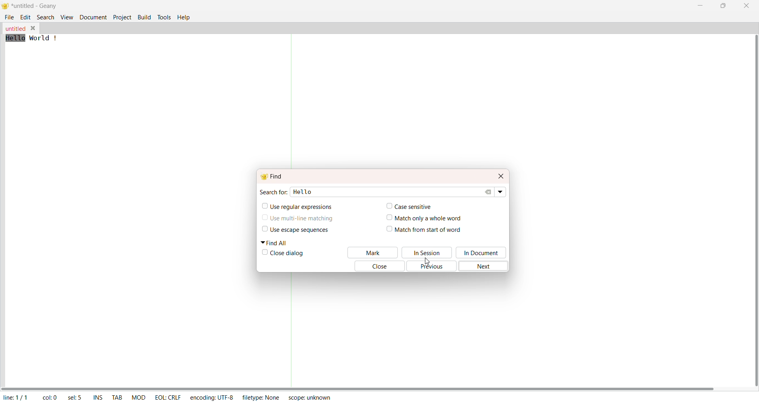 This screenshot has height=402, width=759. What do you see at coordinates (431, 230) in the screenshot?
I see `Match from start of word` at bounding box center [431, 230].